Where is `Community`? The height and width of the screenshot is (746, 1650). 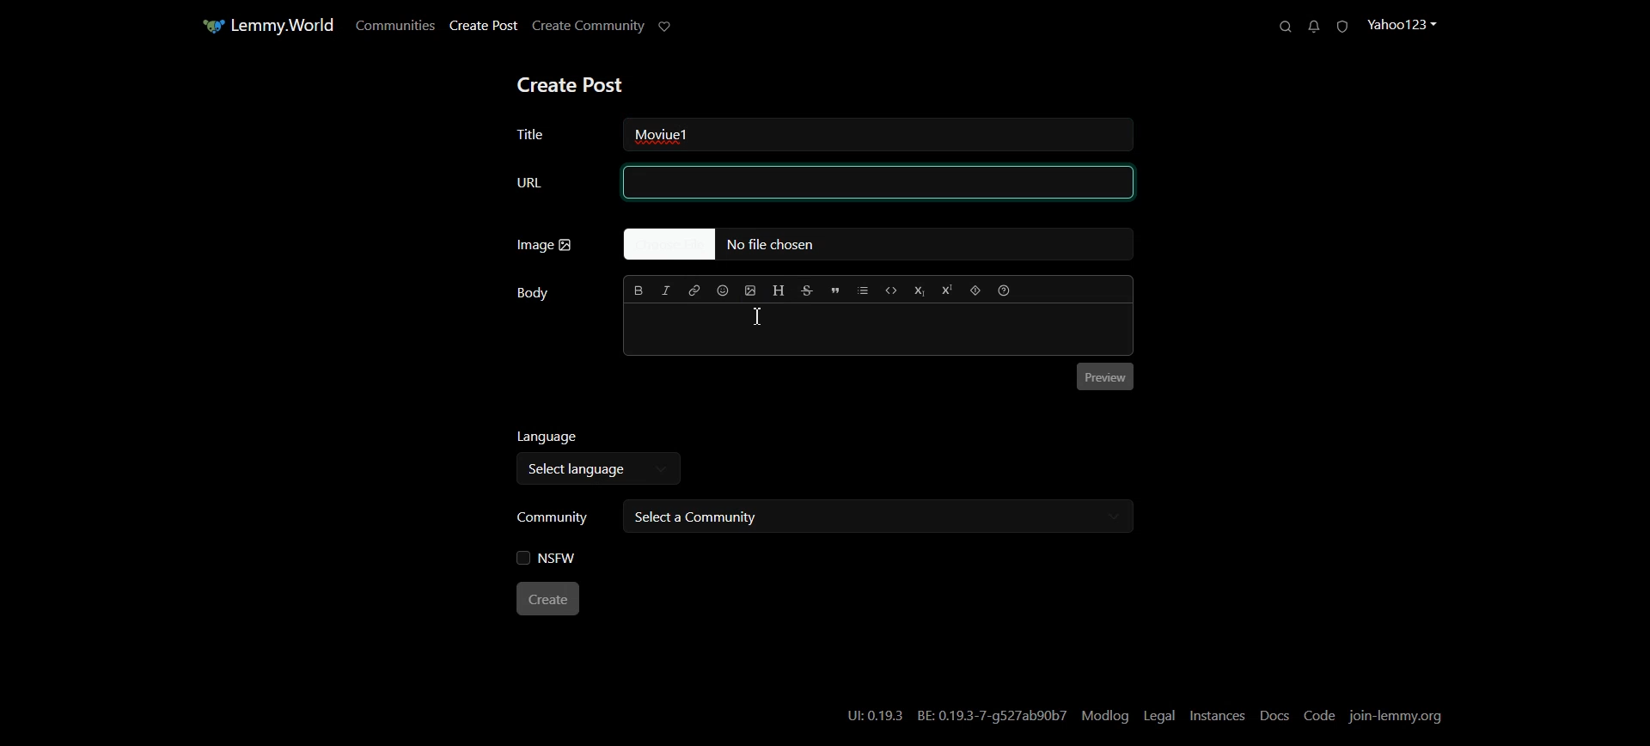
Community is located at coordinates (553, 515).